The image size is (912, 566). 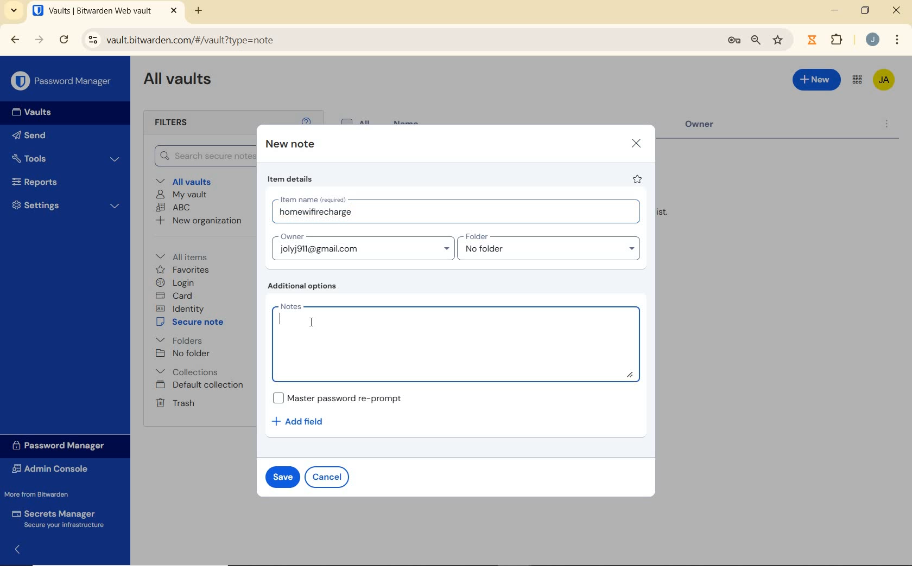 What do you see at coordinates (201, 385) in the screenshot?
I see `Default collection` at bounding box center [201, 385].